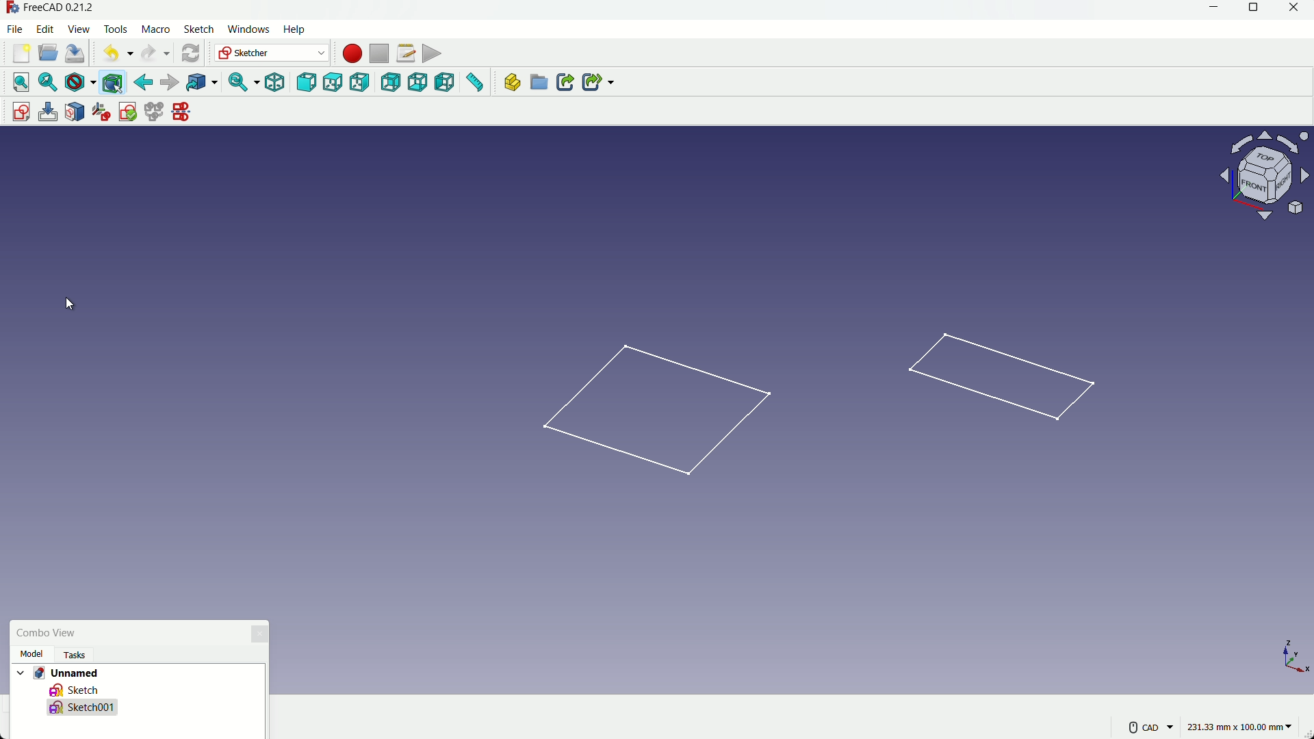 The image size is (1314, 739). I want to click on refresh, so click(192, 53).